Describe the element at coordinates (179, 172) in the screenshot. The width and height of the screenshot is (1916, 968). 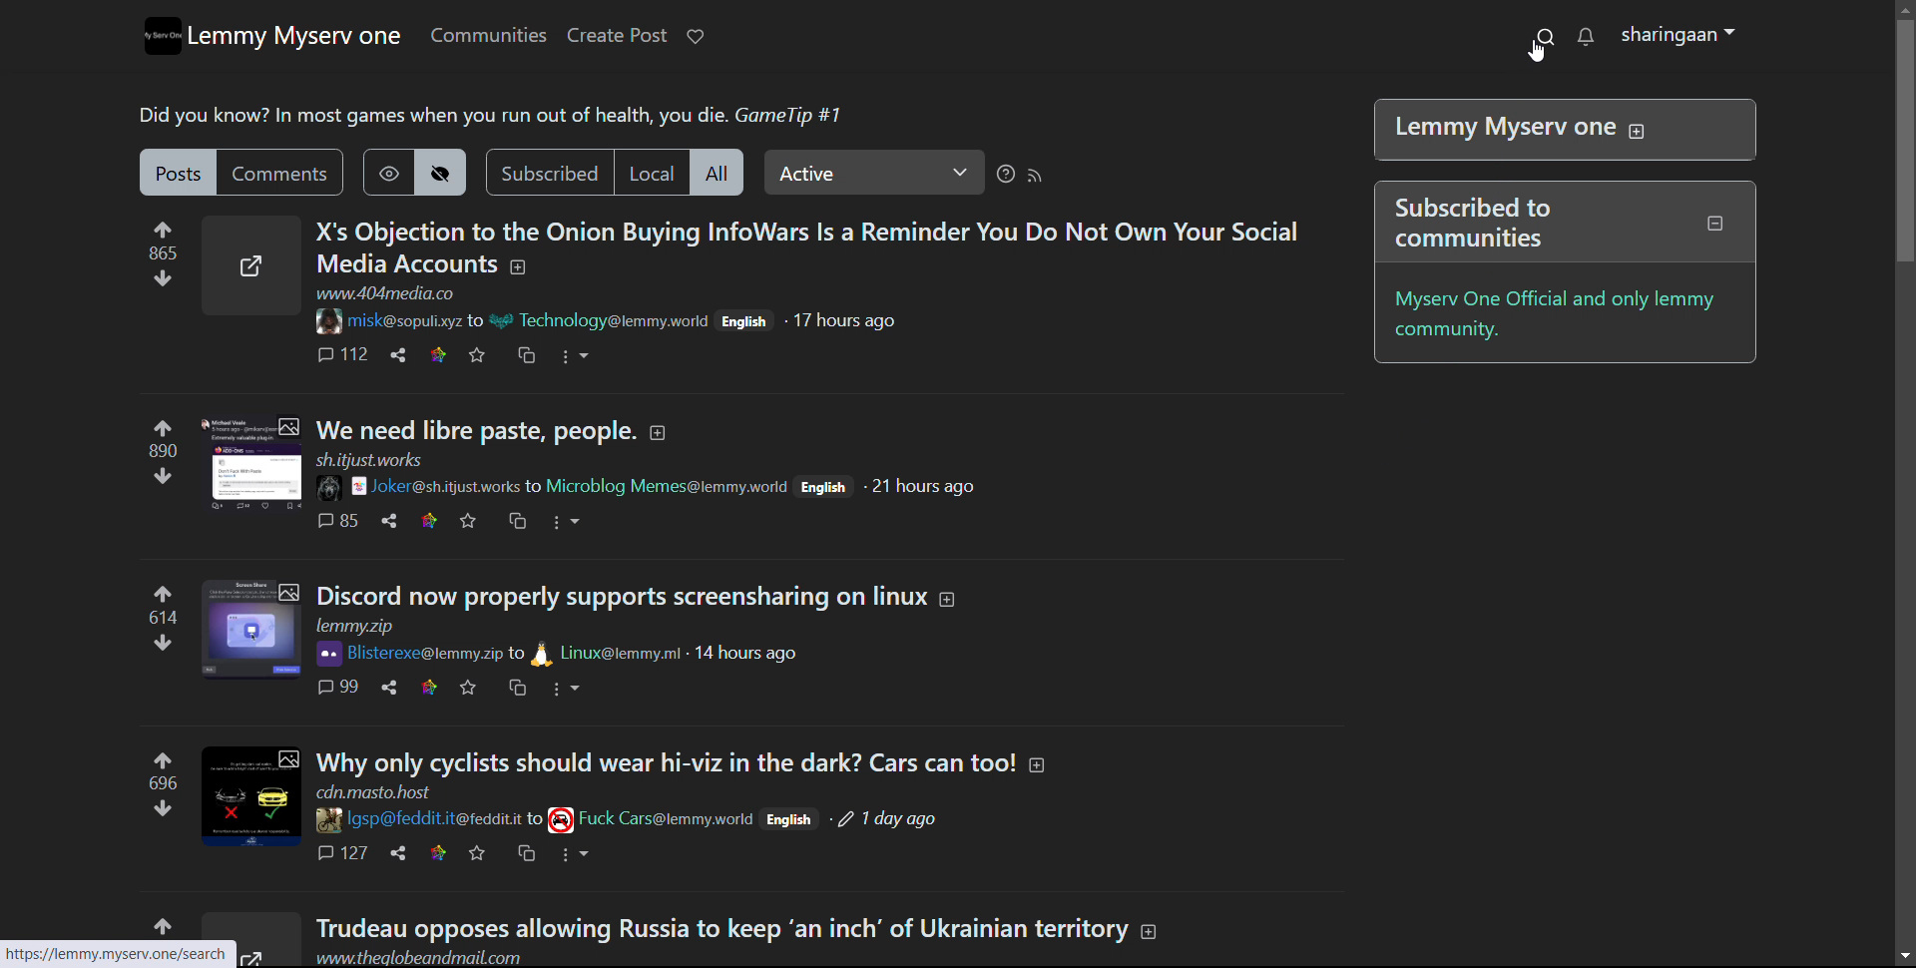
I see `posts` at that location.